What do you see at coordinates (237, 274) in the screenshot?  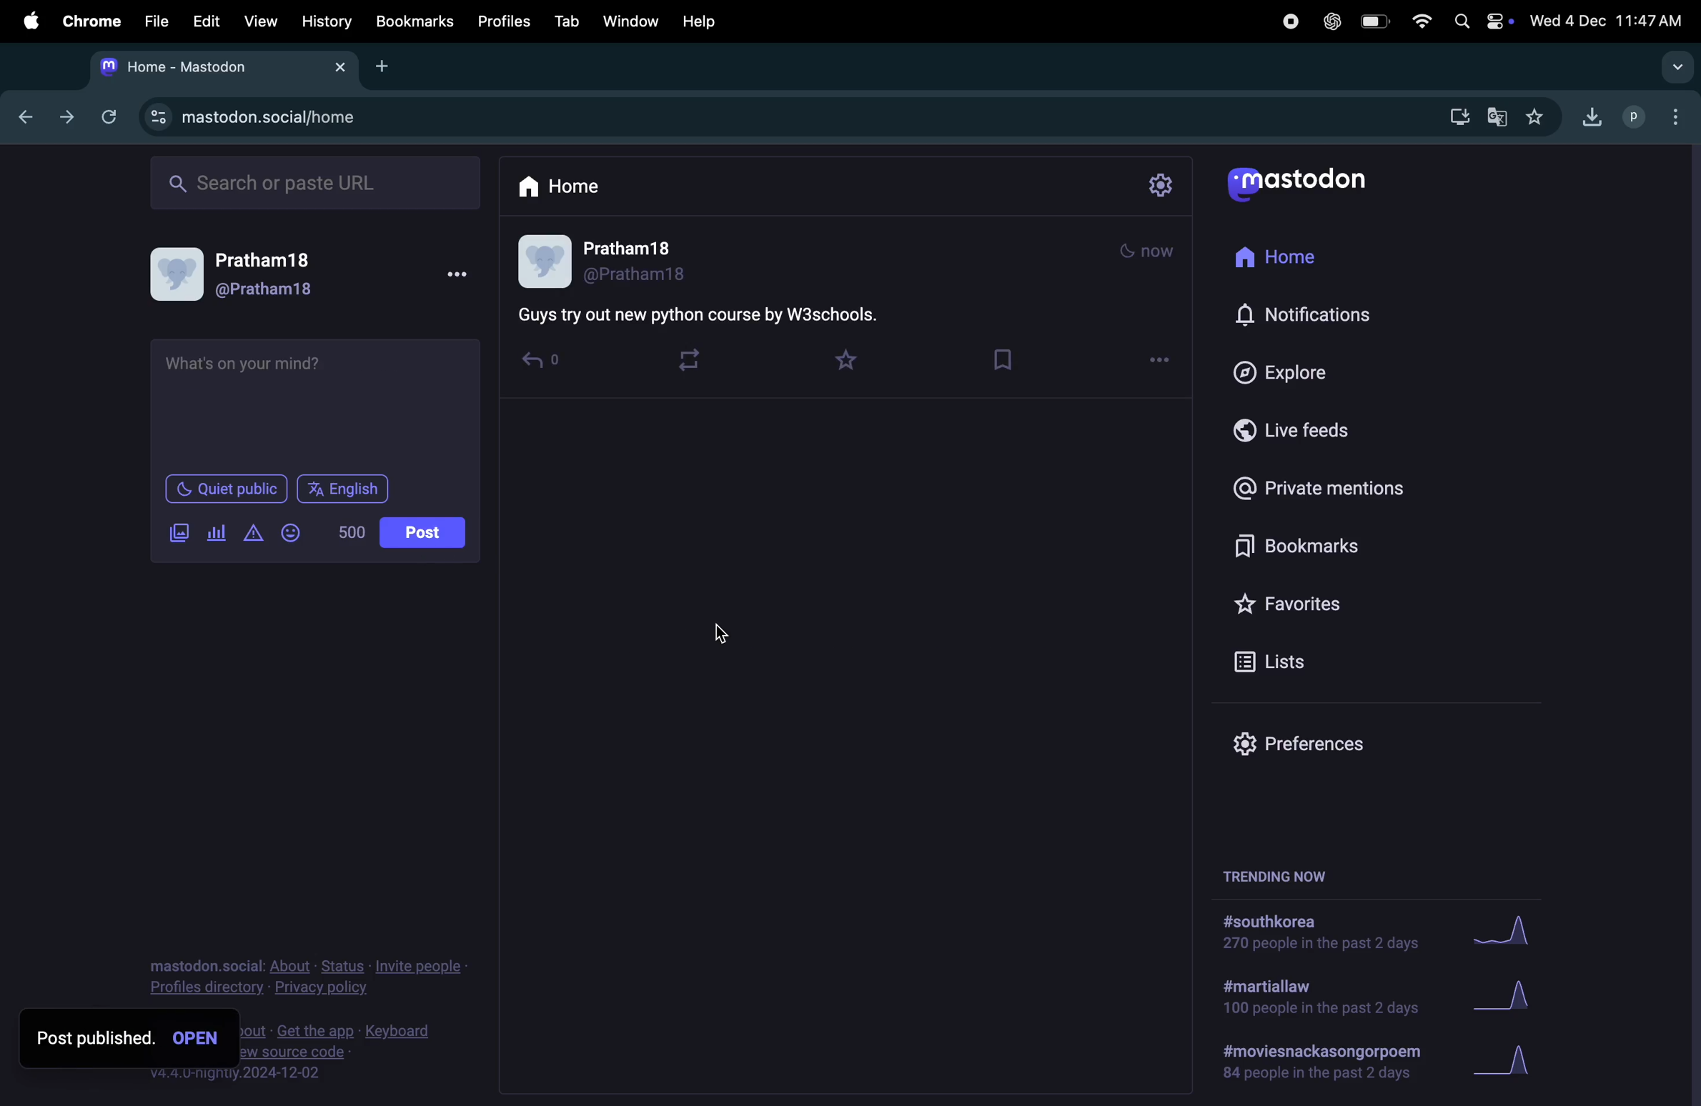 I see `user profile` at bounding box center [237, 274].